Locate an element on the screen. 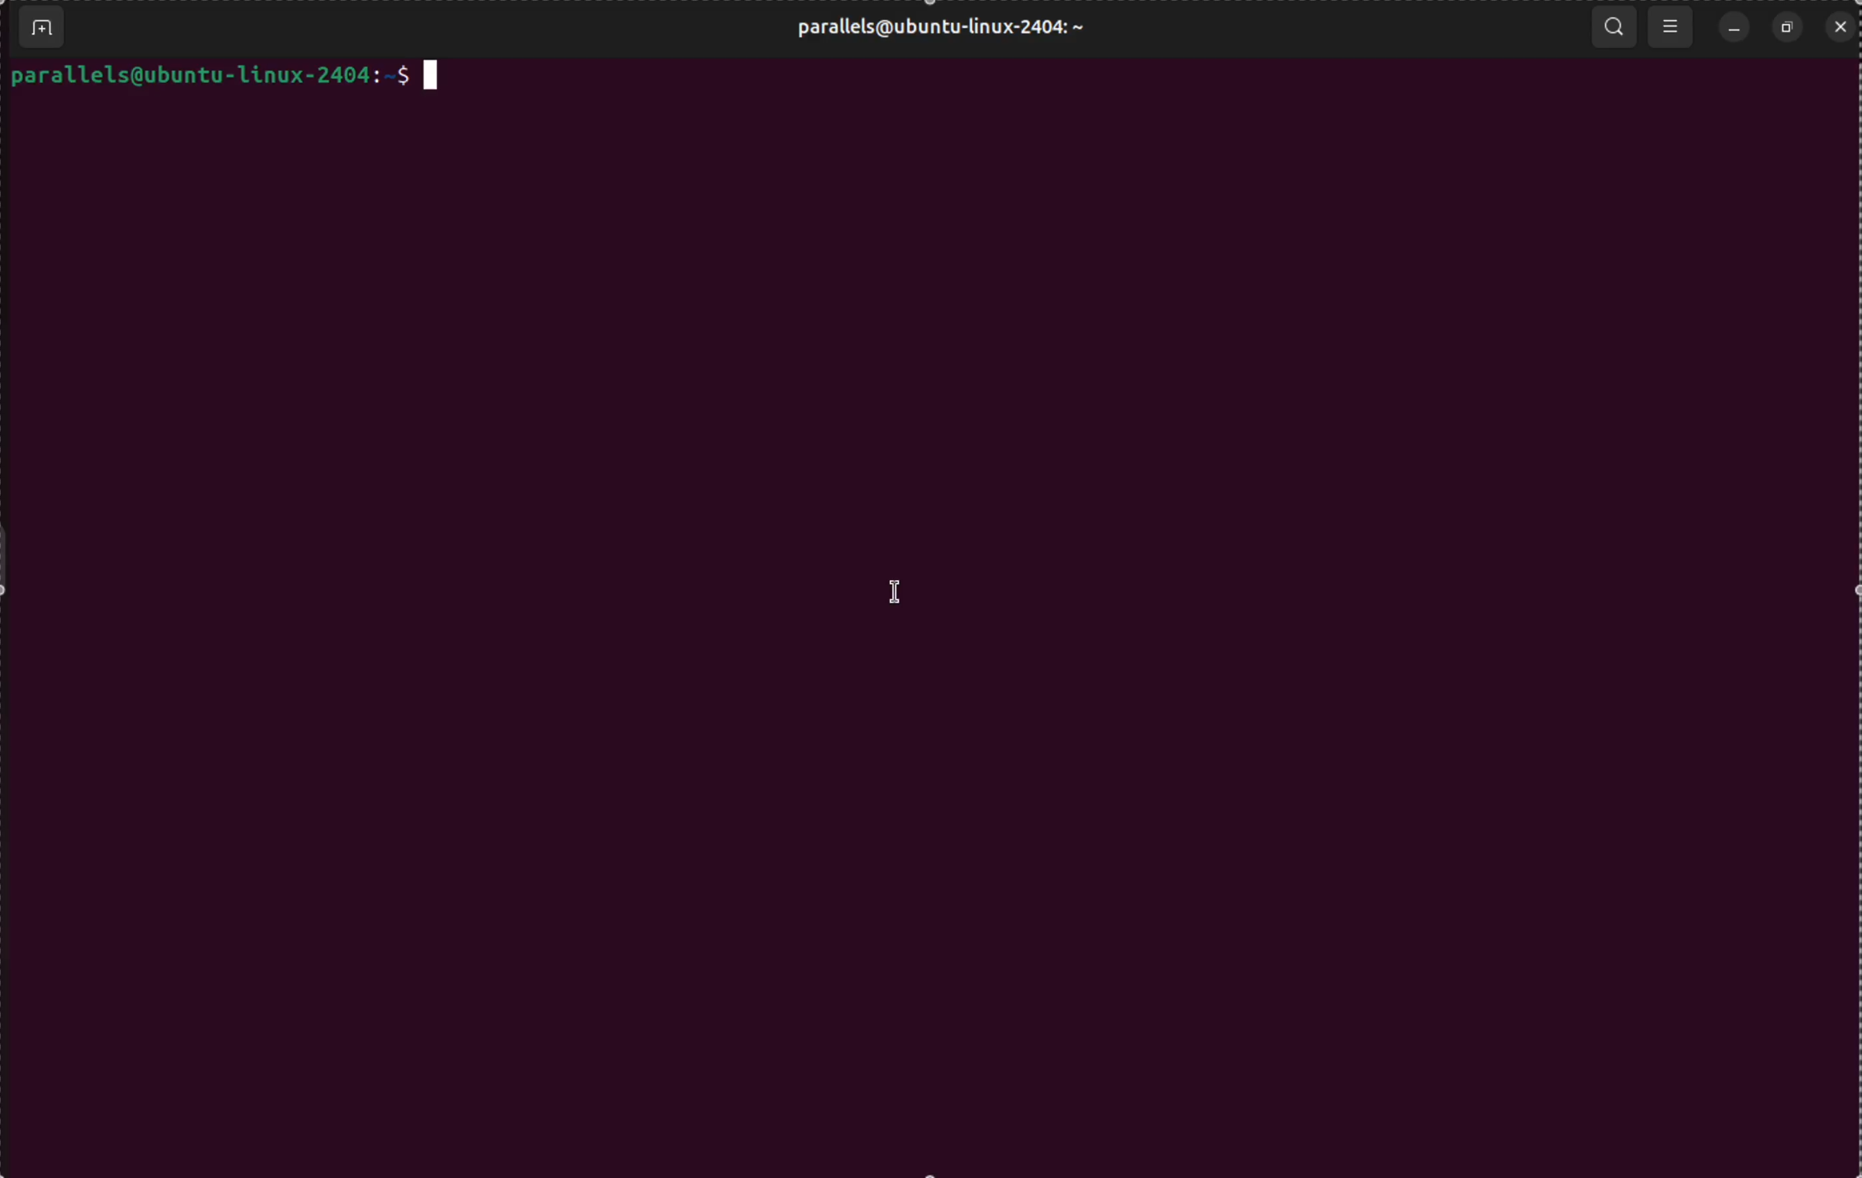  cursor is located at coordinates (433, 74).